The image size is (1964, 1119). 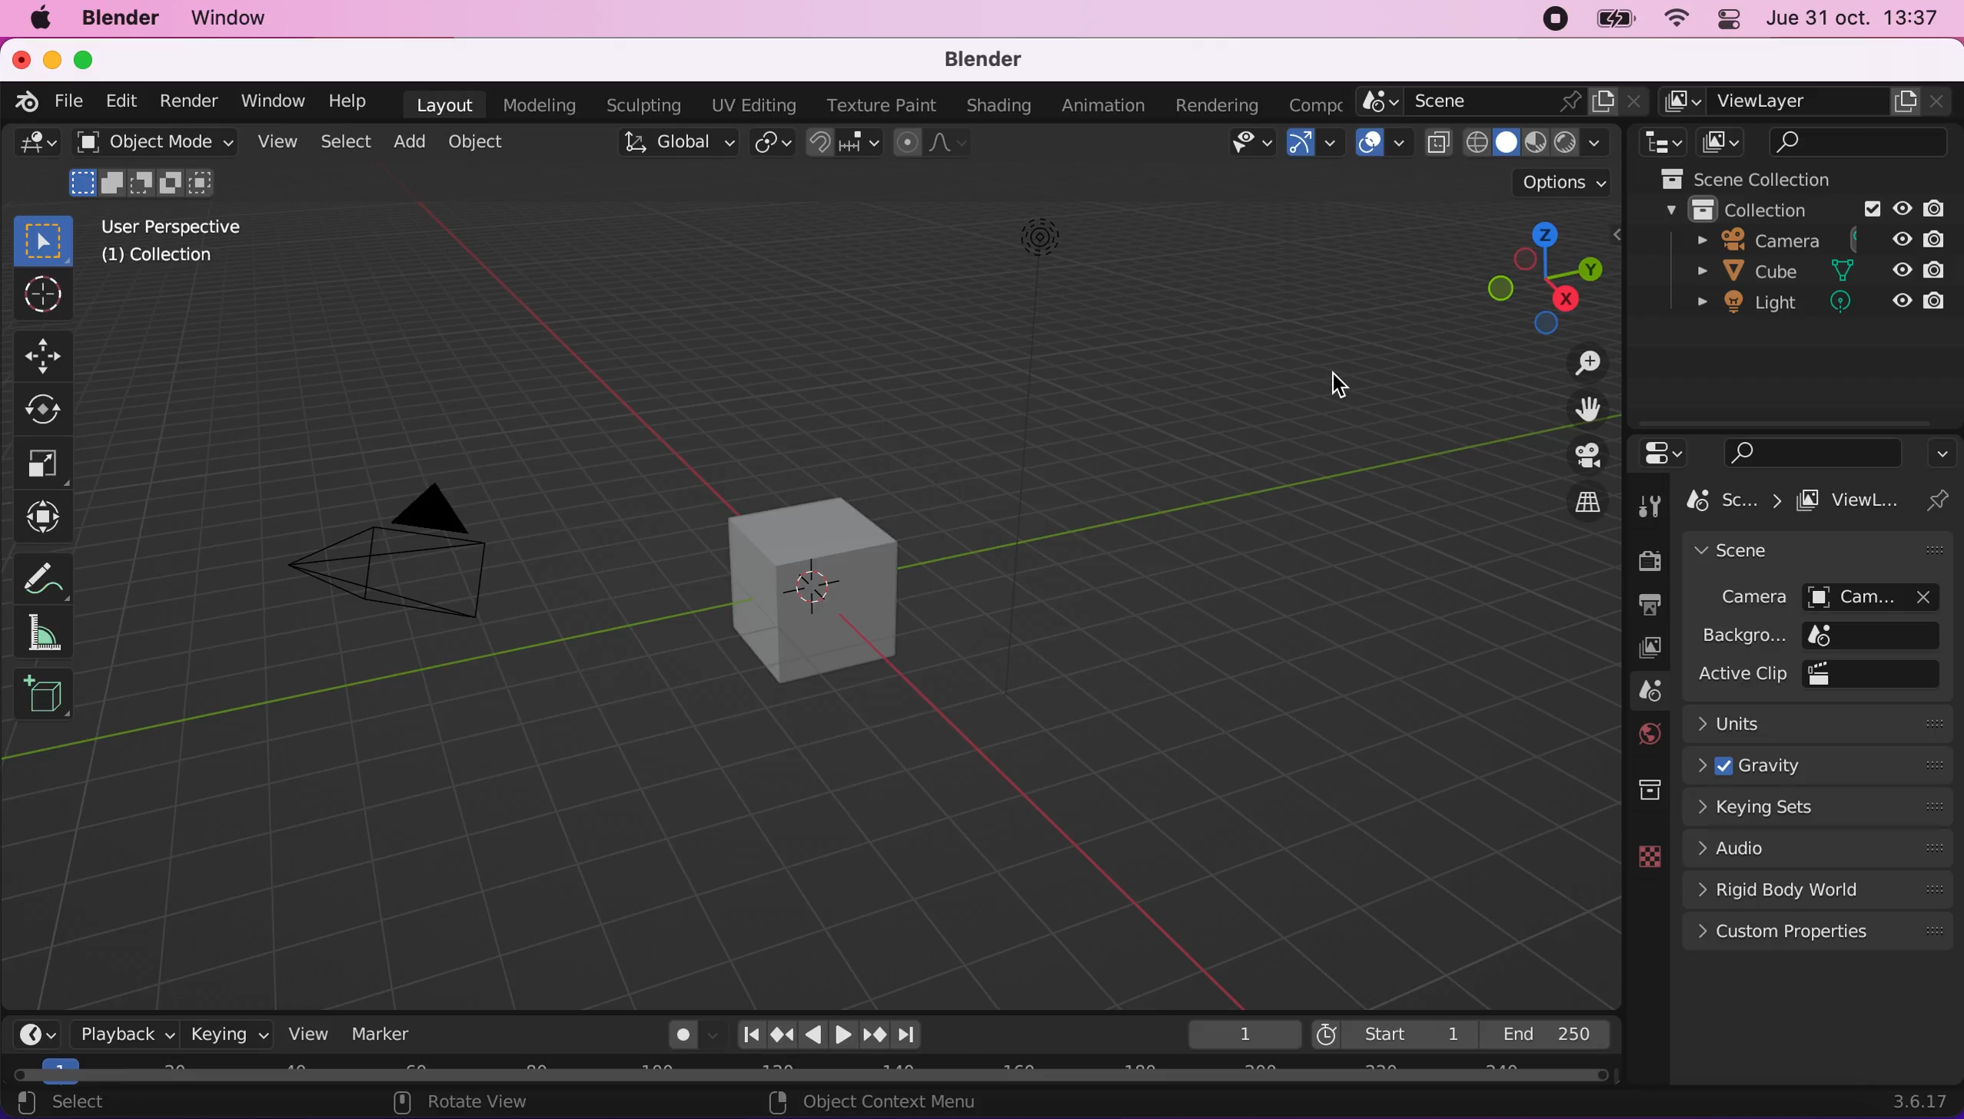 What do you see at coordinates (26, 103) in the screenshot?
I see ` blender logo` at bounding box center [26, 103].